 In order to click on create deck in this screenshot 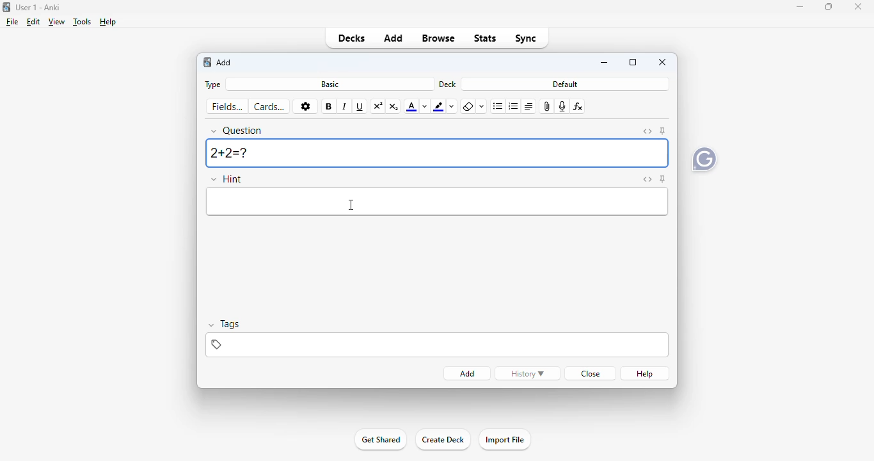, I will do `click(443, 440)`.